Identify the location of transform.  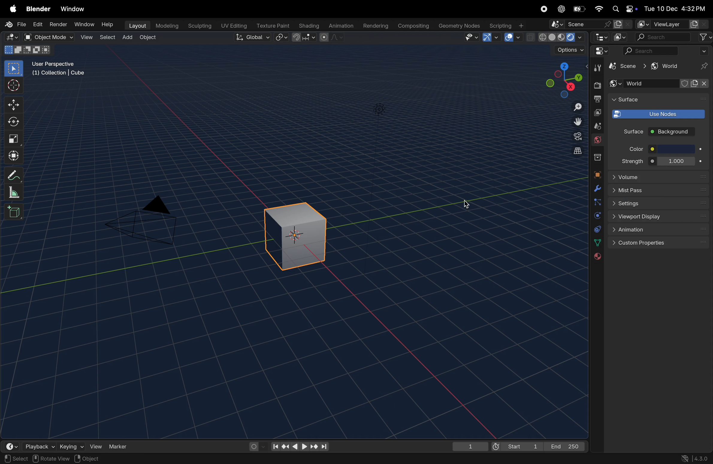
(15, 122).